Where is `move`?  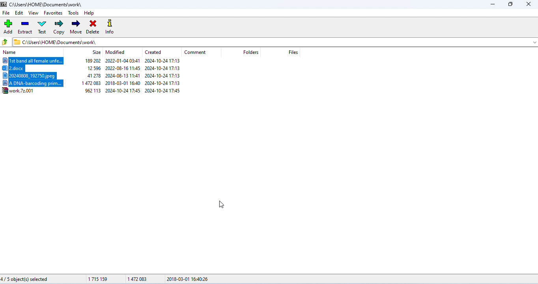 move is located at coordinates (76, 27).